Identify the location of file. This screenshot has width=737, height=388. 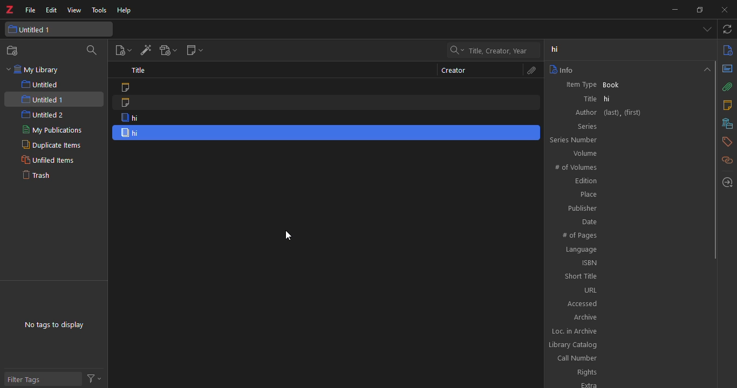
(30, 10).